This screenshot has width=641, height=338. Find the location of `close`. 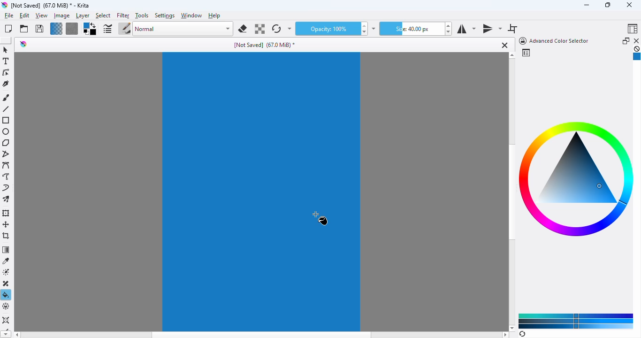

close is located at coordinates (629, 5).